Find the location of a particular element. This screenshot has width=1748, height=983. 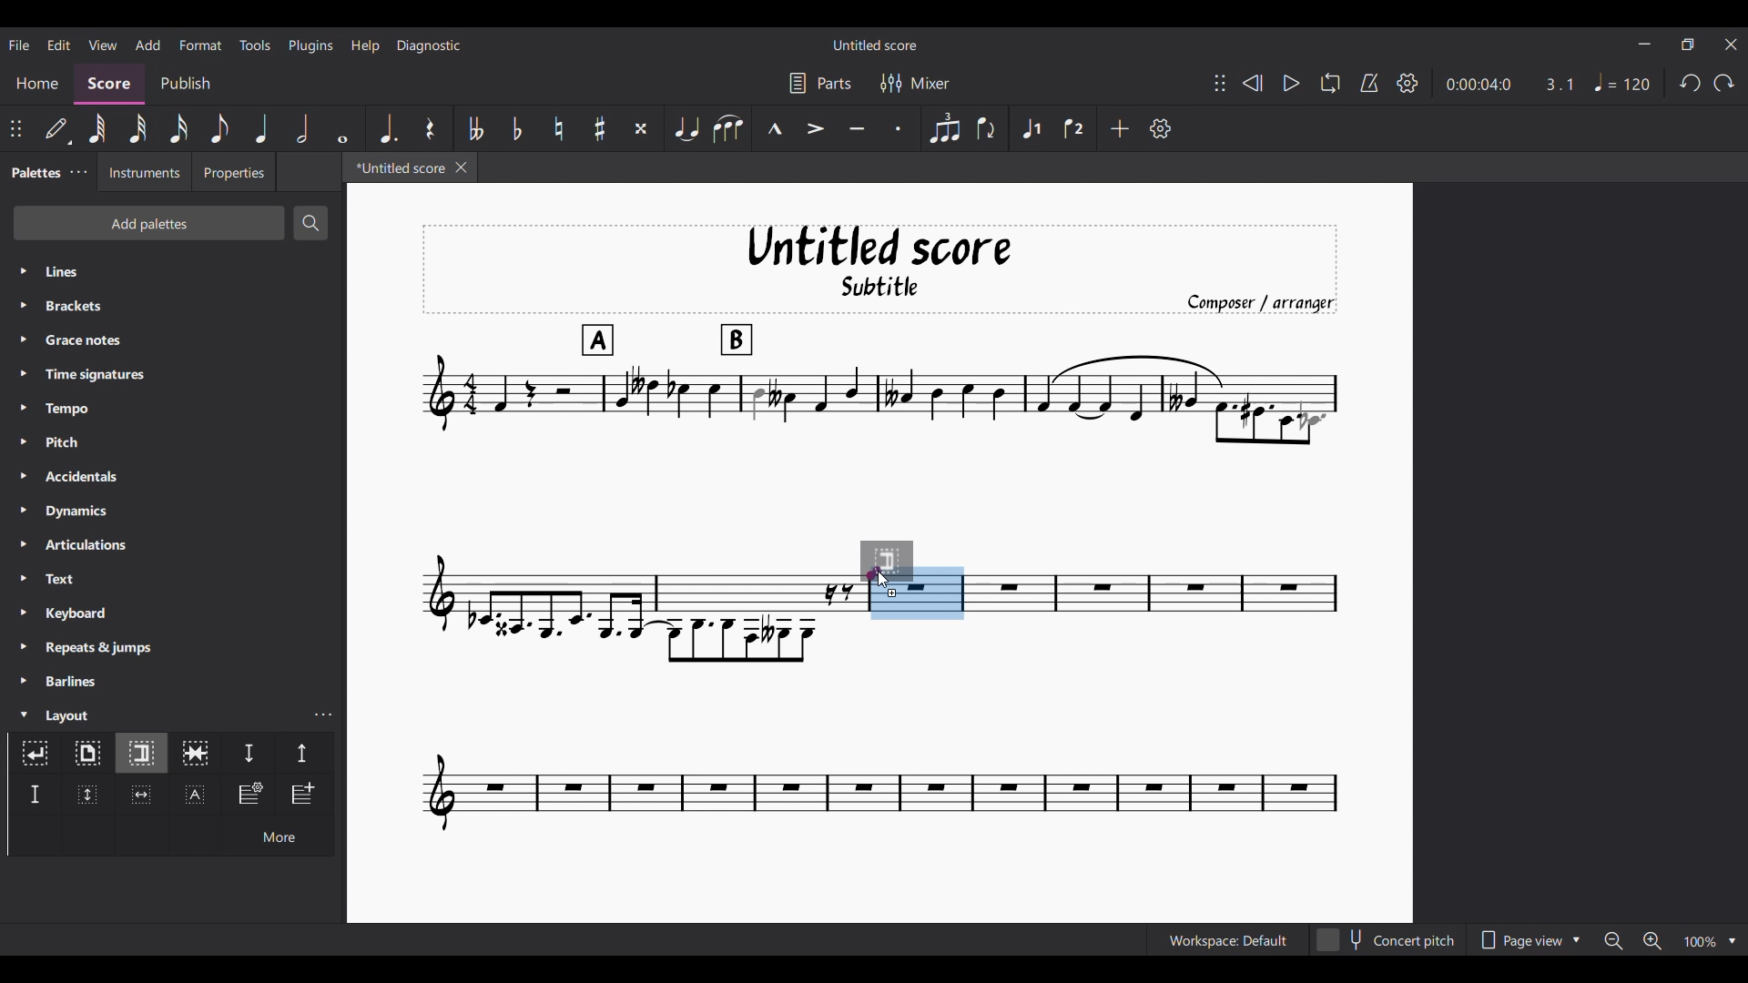

Articulations is located at coordinates (174, 544).